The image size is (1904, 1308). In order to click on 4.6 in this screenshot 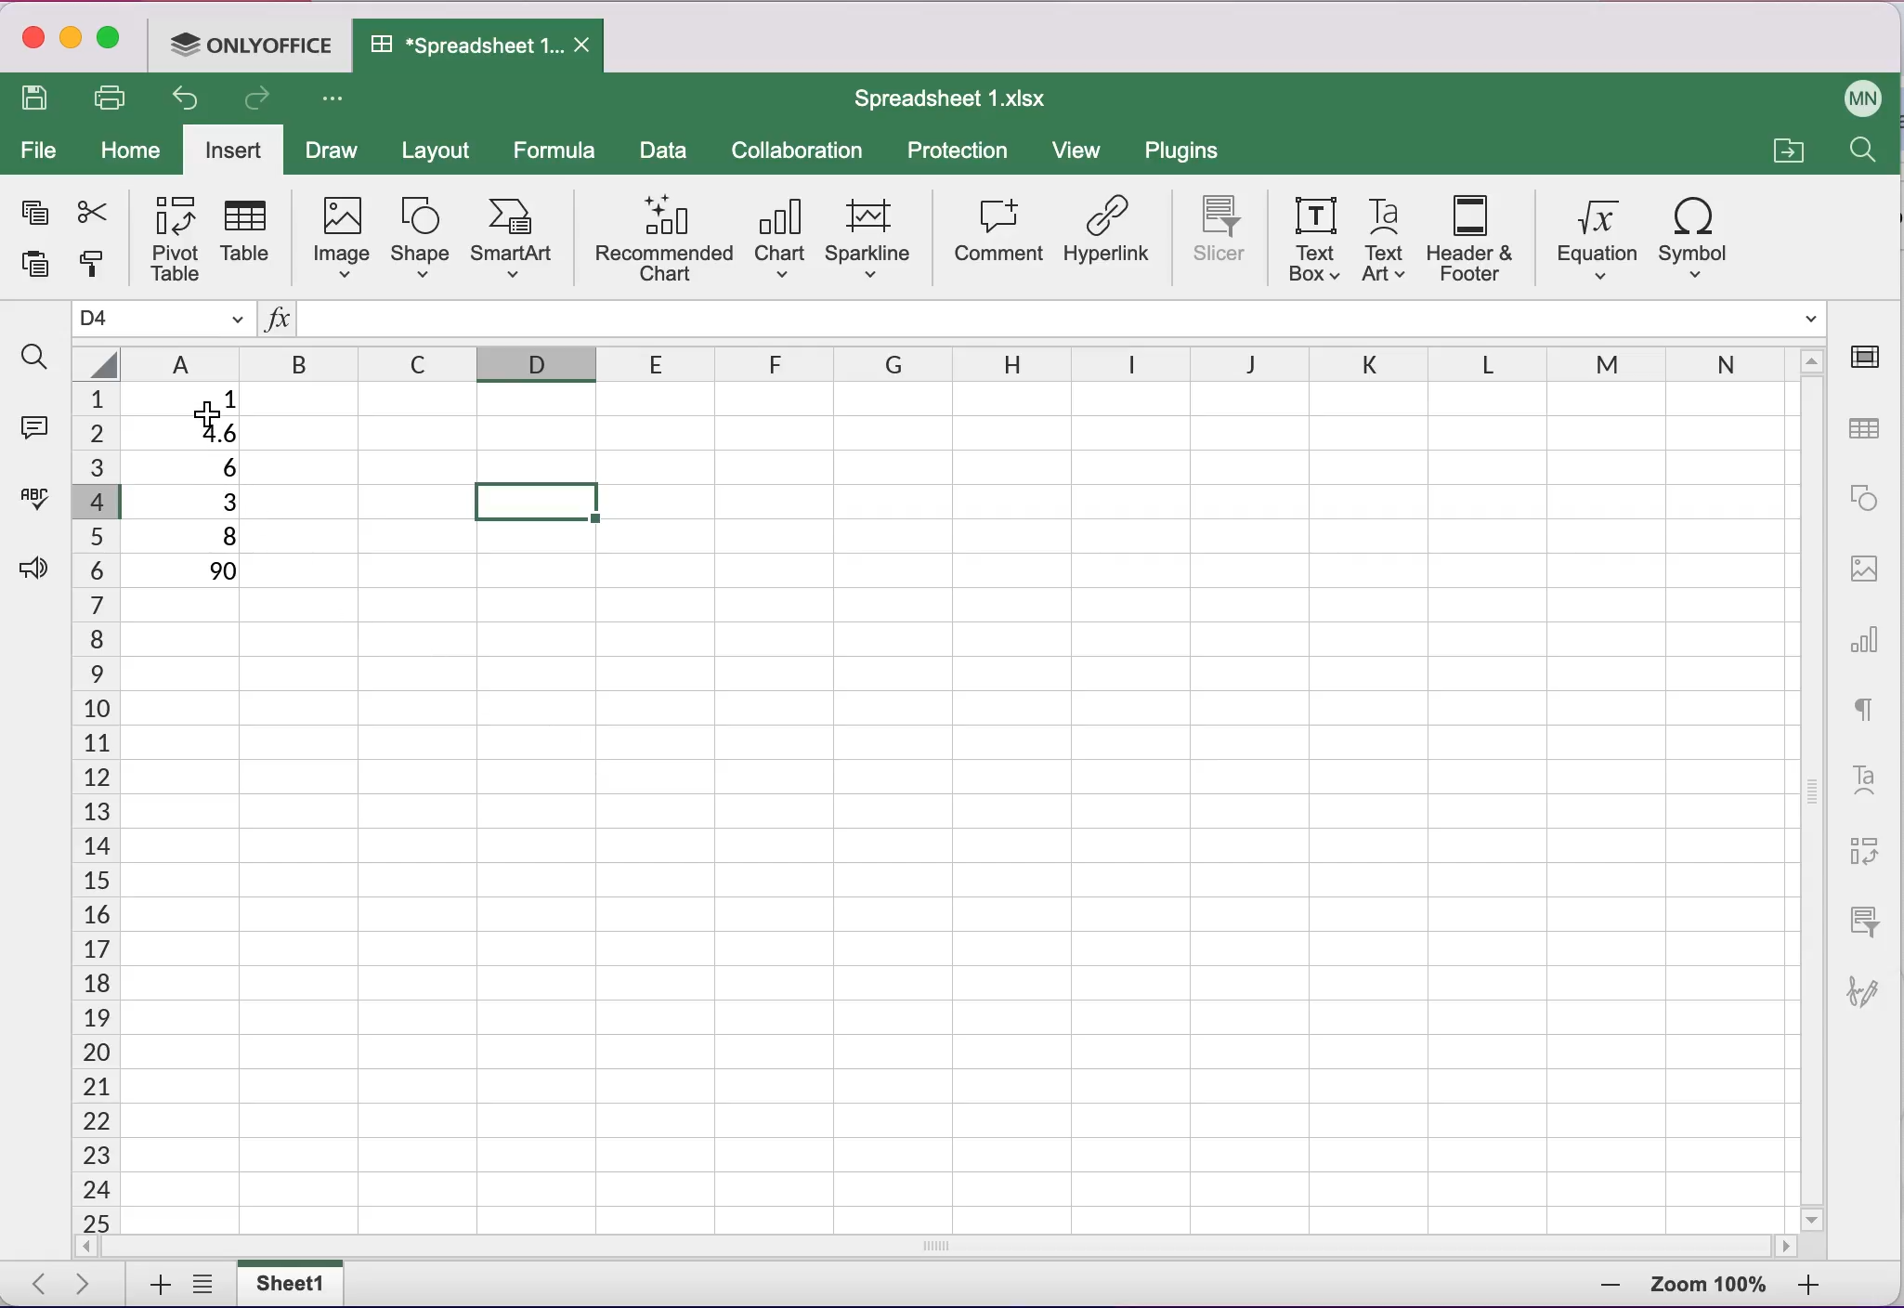, I will do `click(194, 437)`.